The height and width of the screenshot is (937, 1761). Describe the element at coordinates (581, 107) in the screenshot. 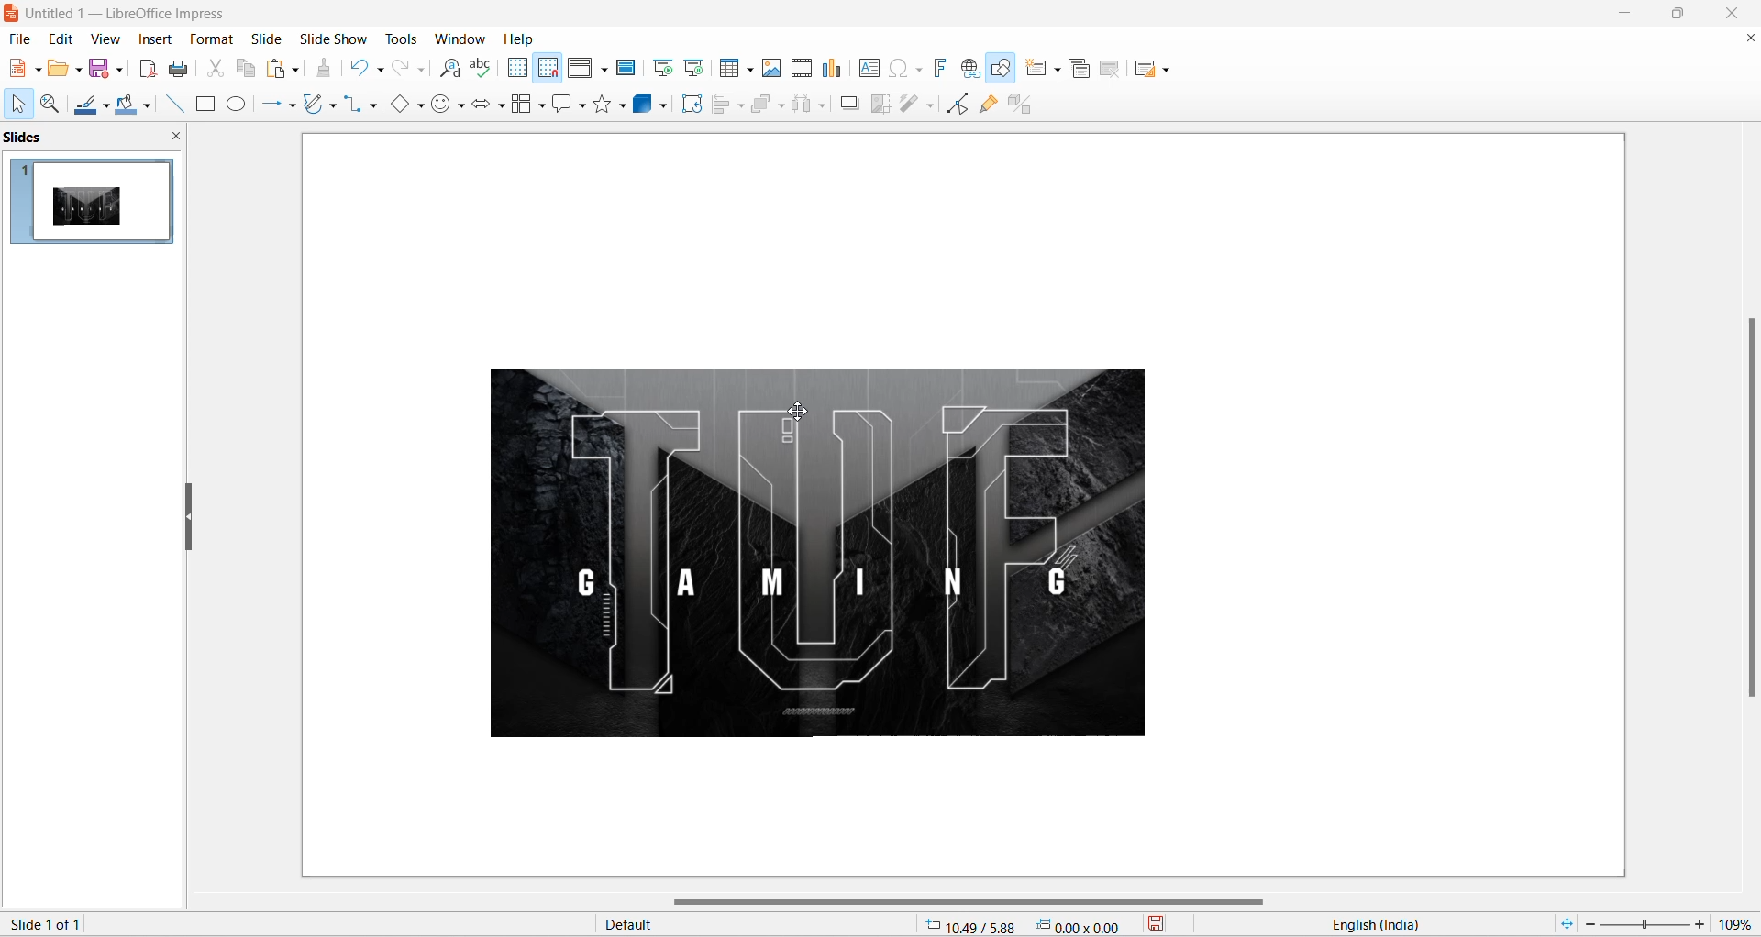

I see `callout shapes options` at that location.